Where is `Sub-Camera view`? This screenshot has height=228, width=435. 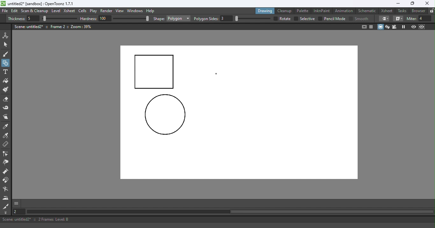
Sub-Camera view is located at coordinates (422, 27).